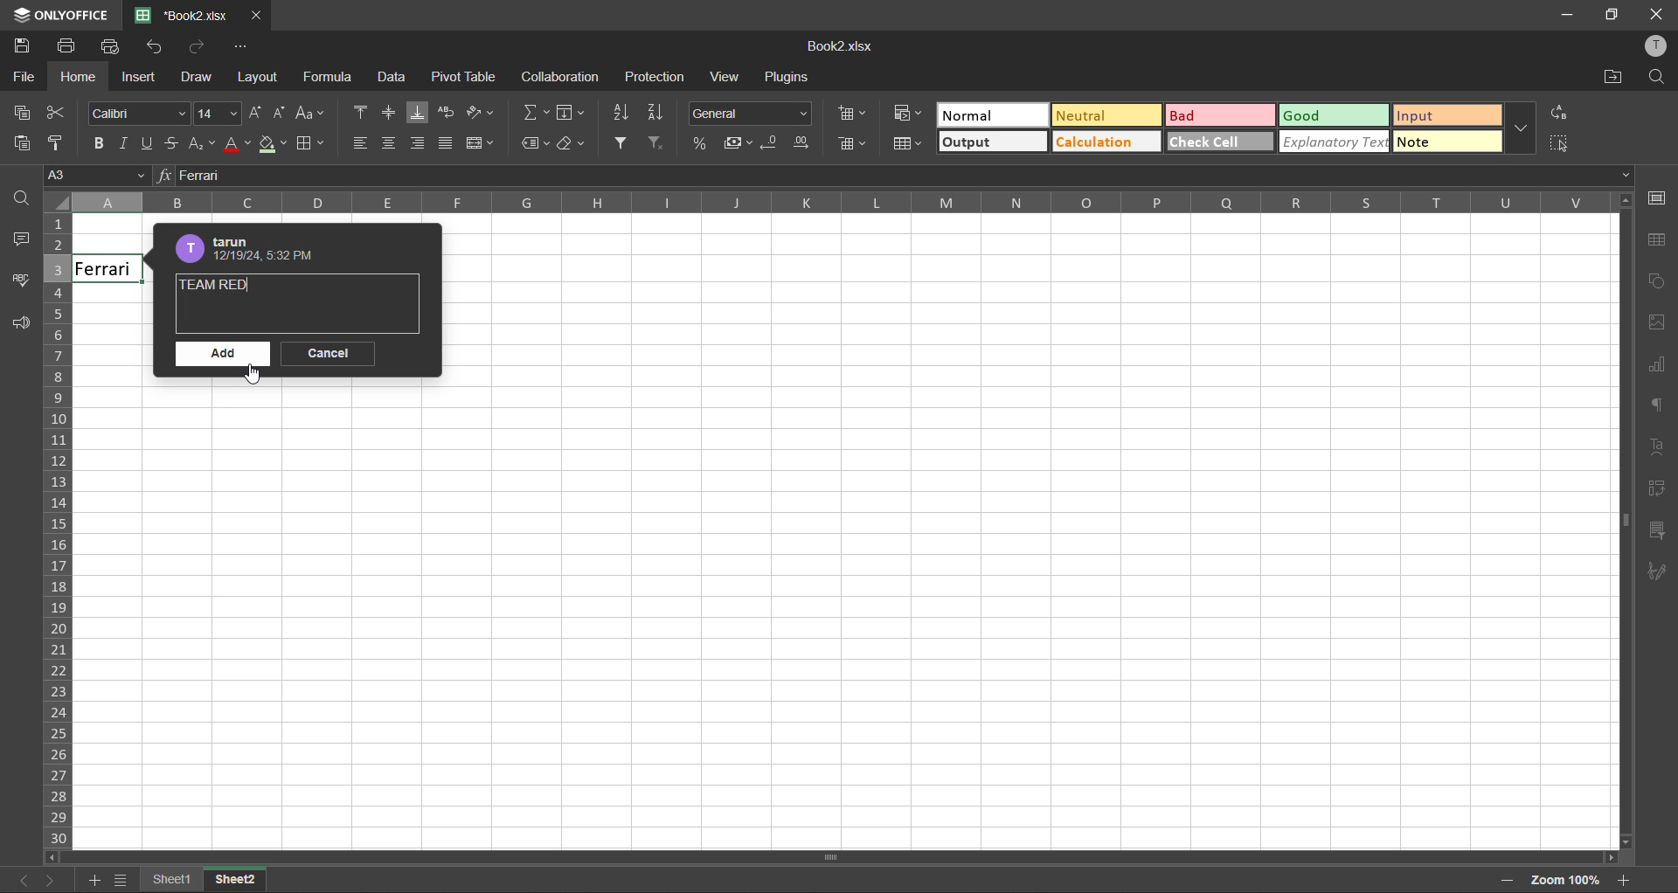 The width and height of the screenshot is (1678, 893). Describe the element at coordinates (56, 881) in the screenshot. I see `next` at that location.